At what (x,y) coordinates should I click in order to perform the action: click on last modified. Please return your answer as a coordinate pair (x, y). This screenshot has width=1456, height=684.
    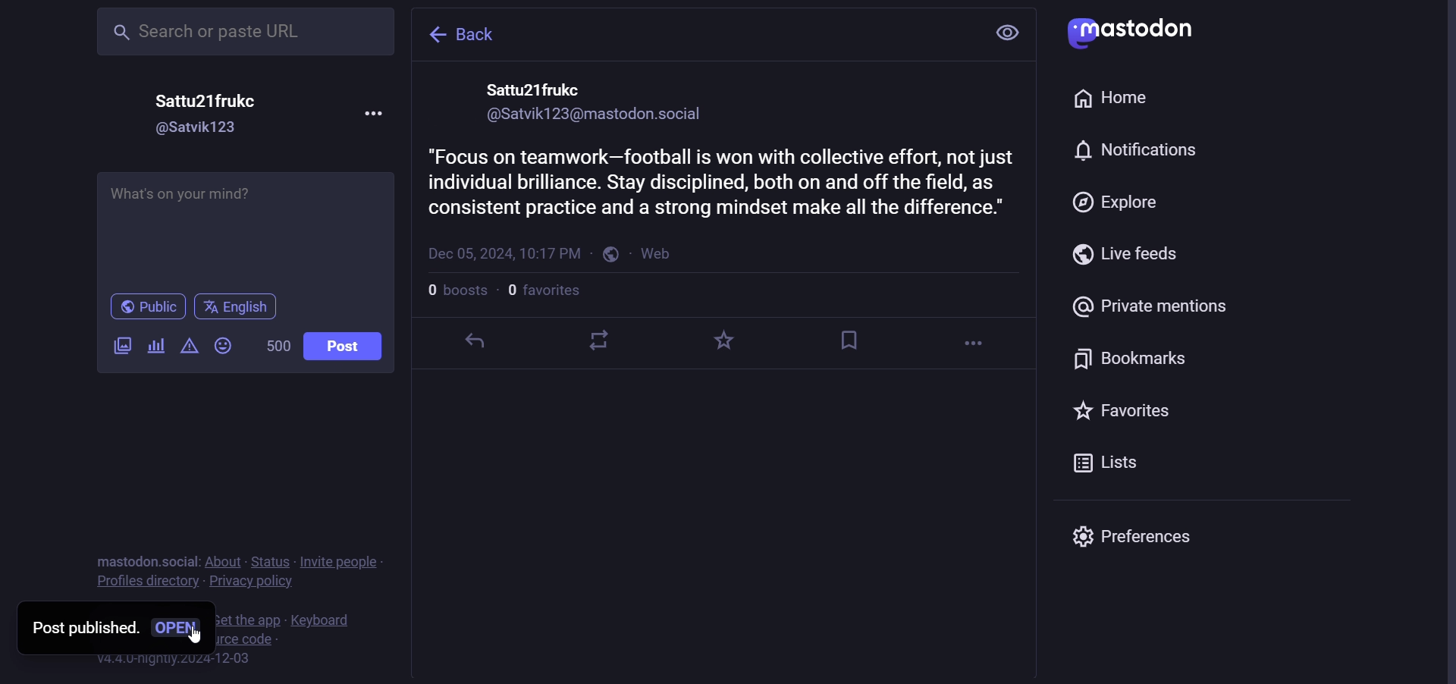
    Looking at the image, I should click on (498, 255).